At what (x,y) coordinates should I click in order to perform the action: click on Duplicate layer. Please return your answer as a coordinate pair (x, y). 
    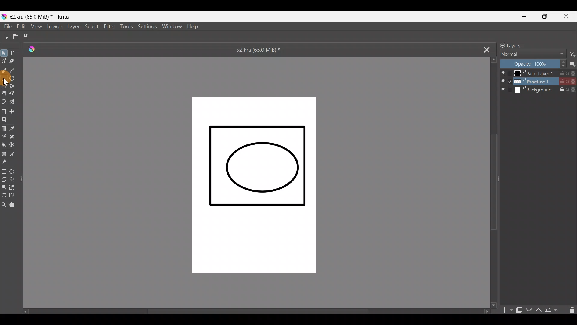
    Looking at the image, I should click on (519, 311).